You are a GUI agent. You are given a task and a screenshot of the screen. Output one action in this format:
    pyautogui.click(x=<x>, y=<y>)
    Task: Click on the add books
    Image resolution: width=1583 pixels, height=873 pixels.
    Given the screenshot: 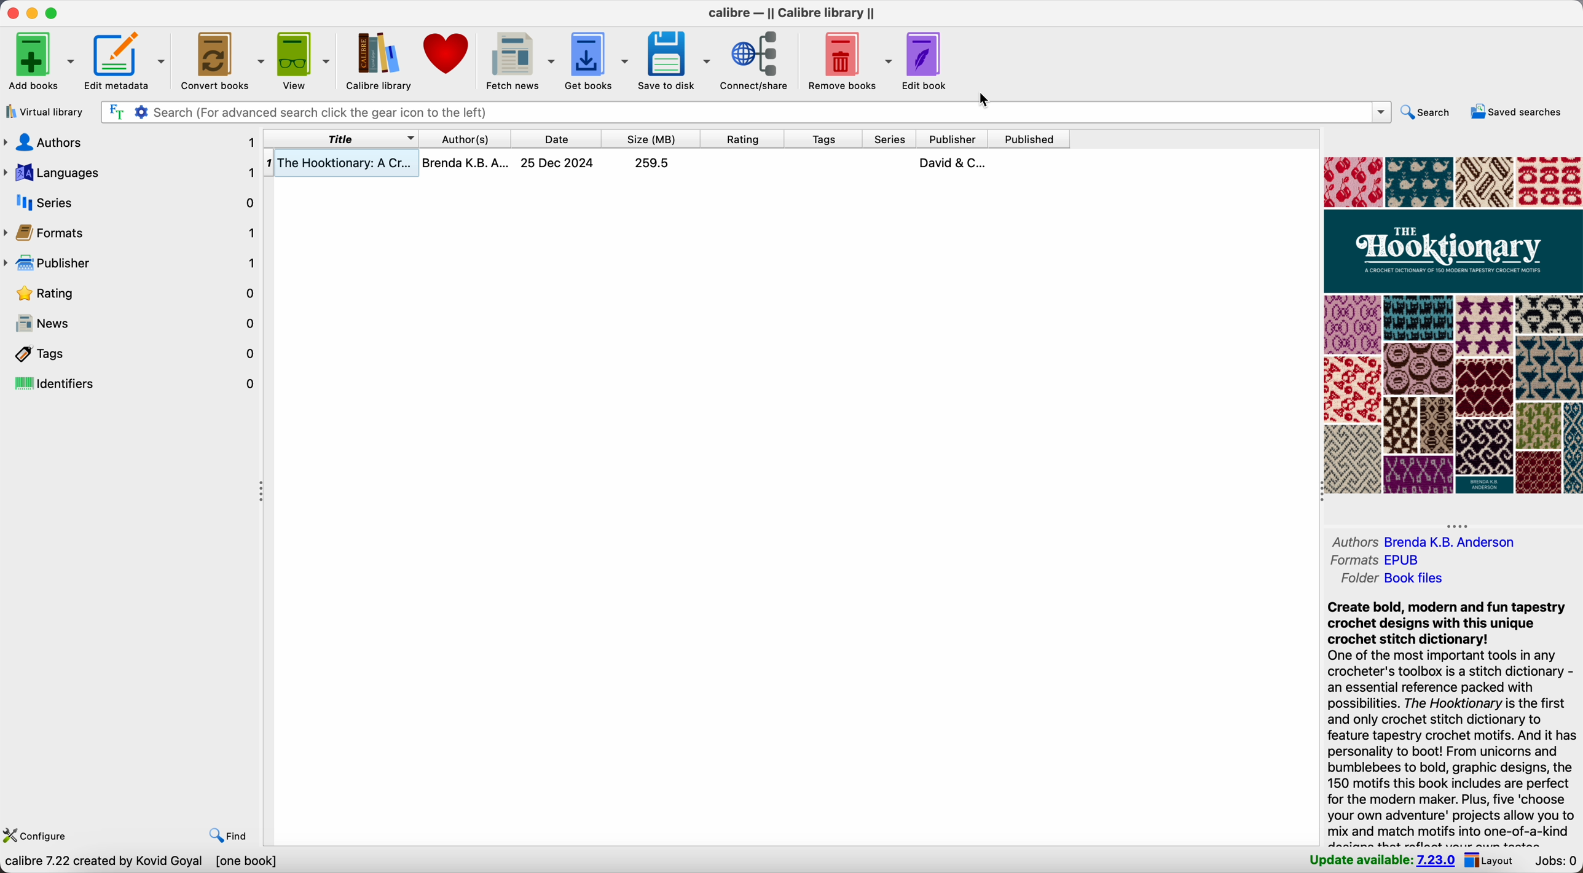 What is the action you would take?
    pyautogui.click(x=37, y=62)
    